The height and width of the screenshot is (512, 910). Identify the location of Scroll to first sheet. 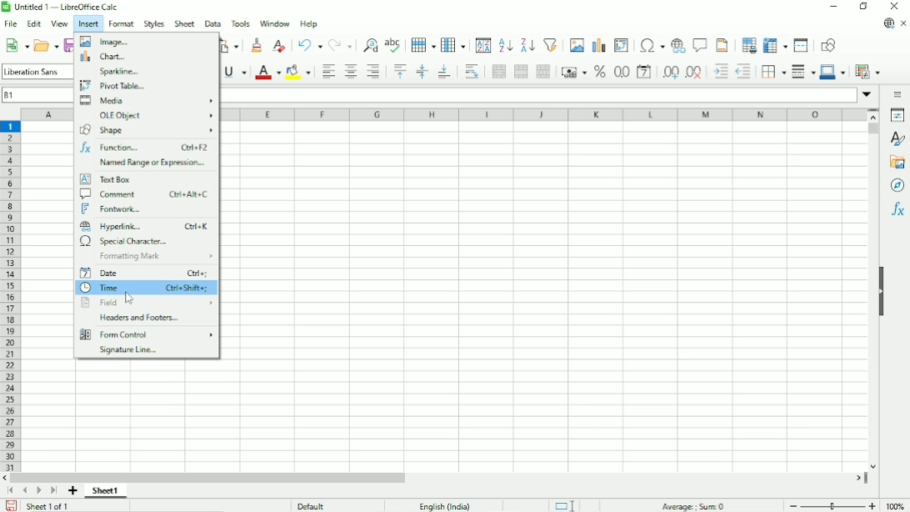
(11, 490).